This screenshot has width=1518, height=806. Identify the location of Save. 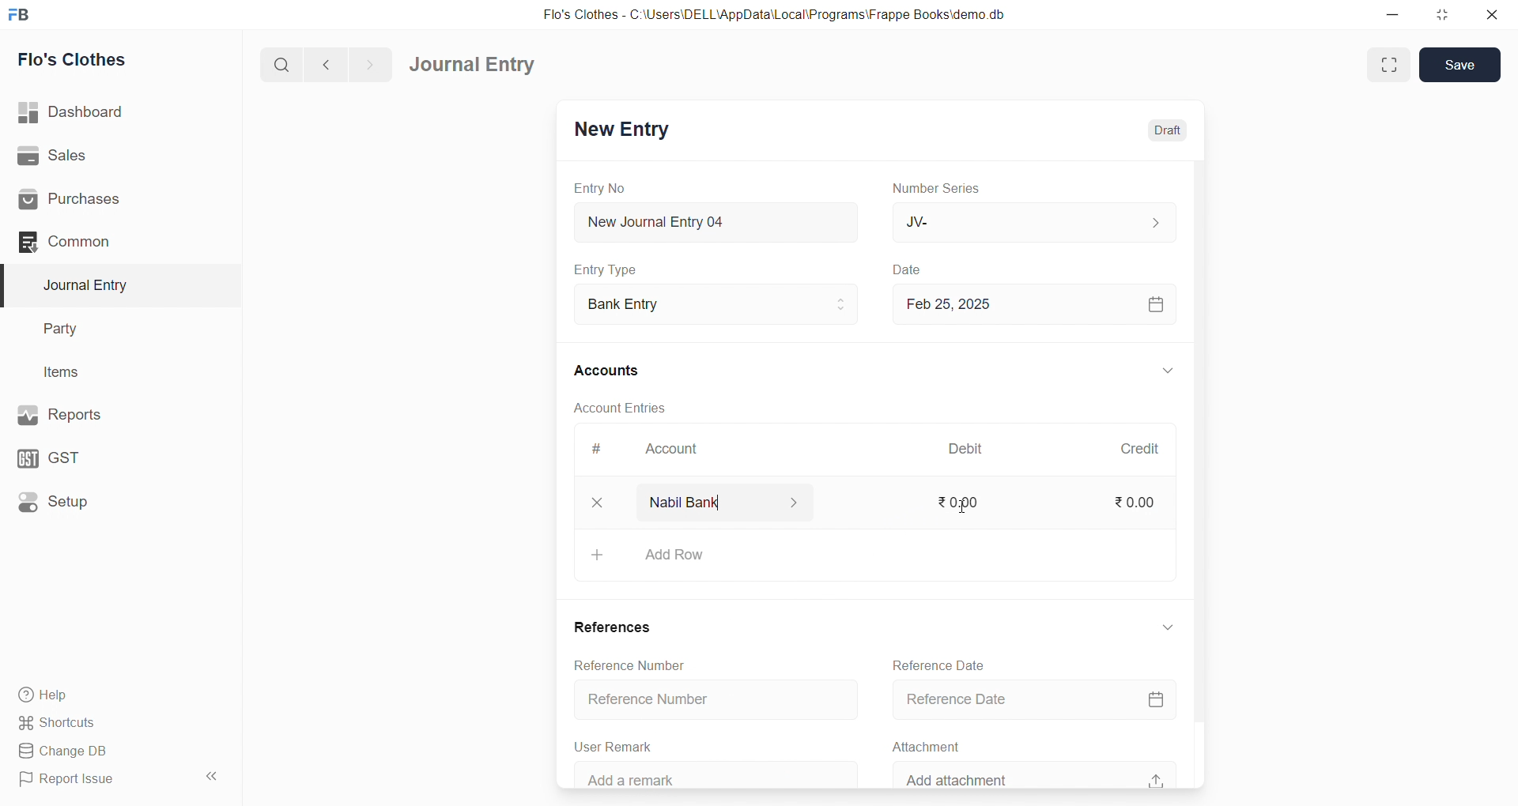
(1461, 63).